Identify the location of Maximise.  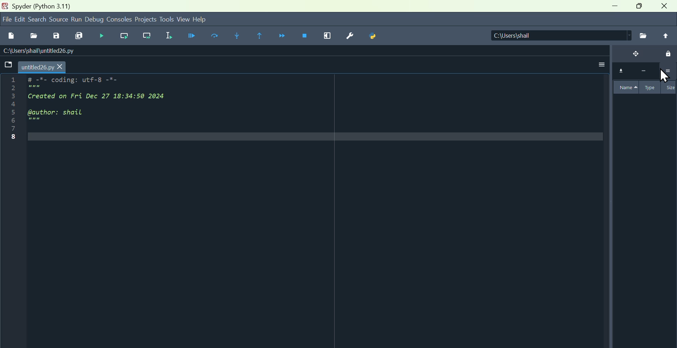
(640, 8).